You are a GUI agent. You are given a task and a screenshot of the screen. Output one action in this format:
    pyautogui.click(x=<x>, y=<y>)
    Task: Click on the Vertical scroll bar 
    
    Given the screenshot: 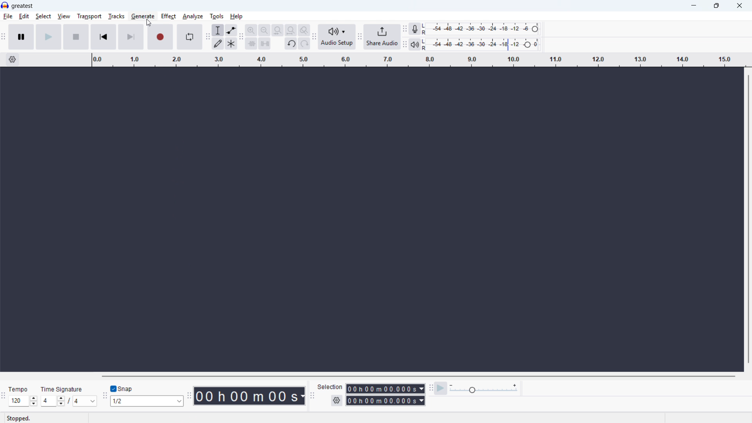 What is the action you would take?
    pyautogui.click(x=748, y=219)
    